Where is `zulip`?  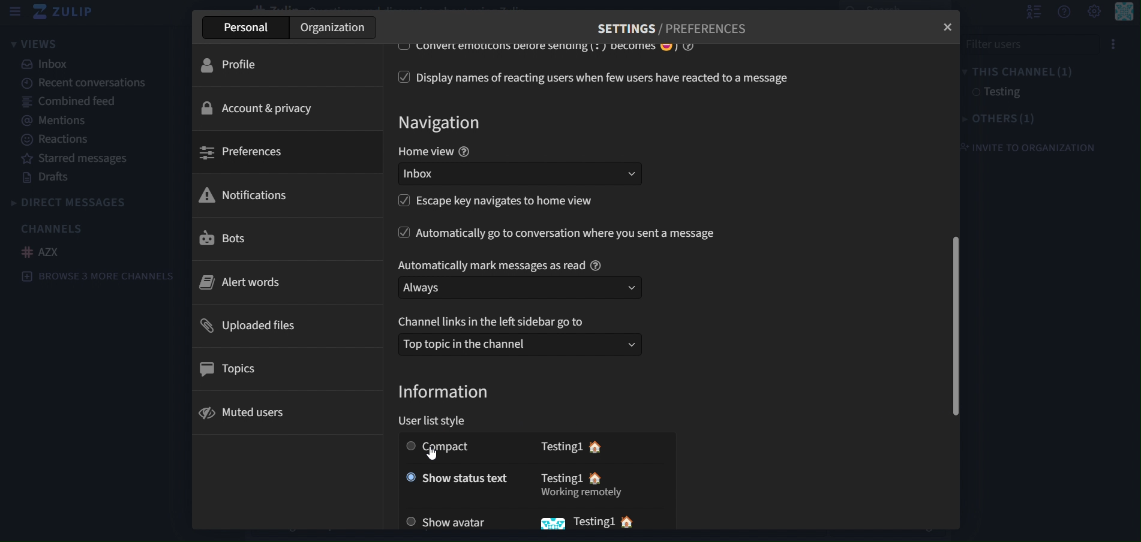 zulip is located at coordinates (65, 13).